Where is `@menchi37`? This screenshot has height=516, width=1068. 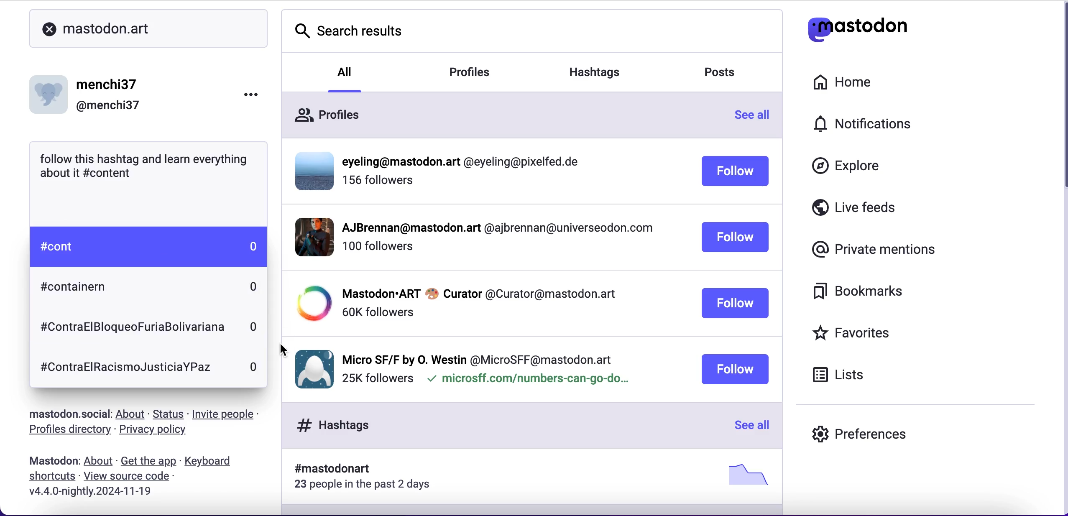 @menchi37 is located at coordinates (108, 106).